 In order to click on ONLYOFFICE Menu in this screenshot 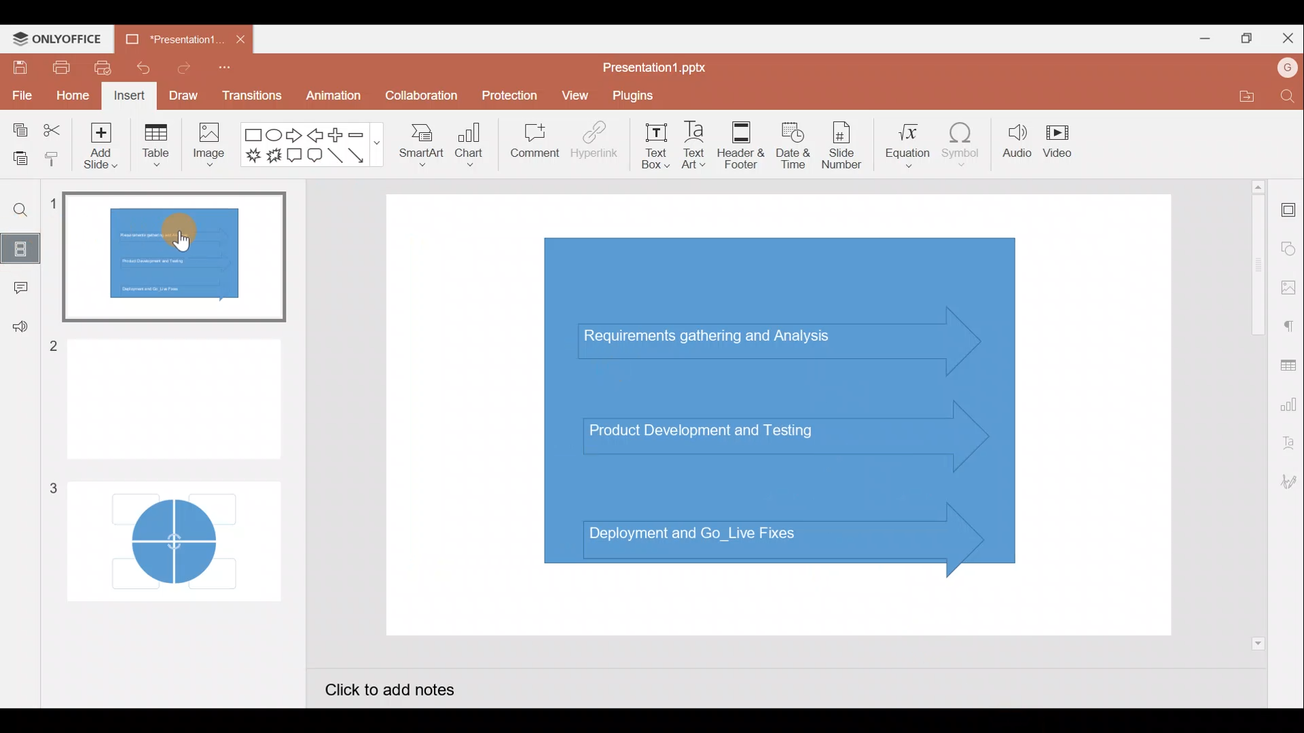, I will do `click(65, 39)`.